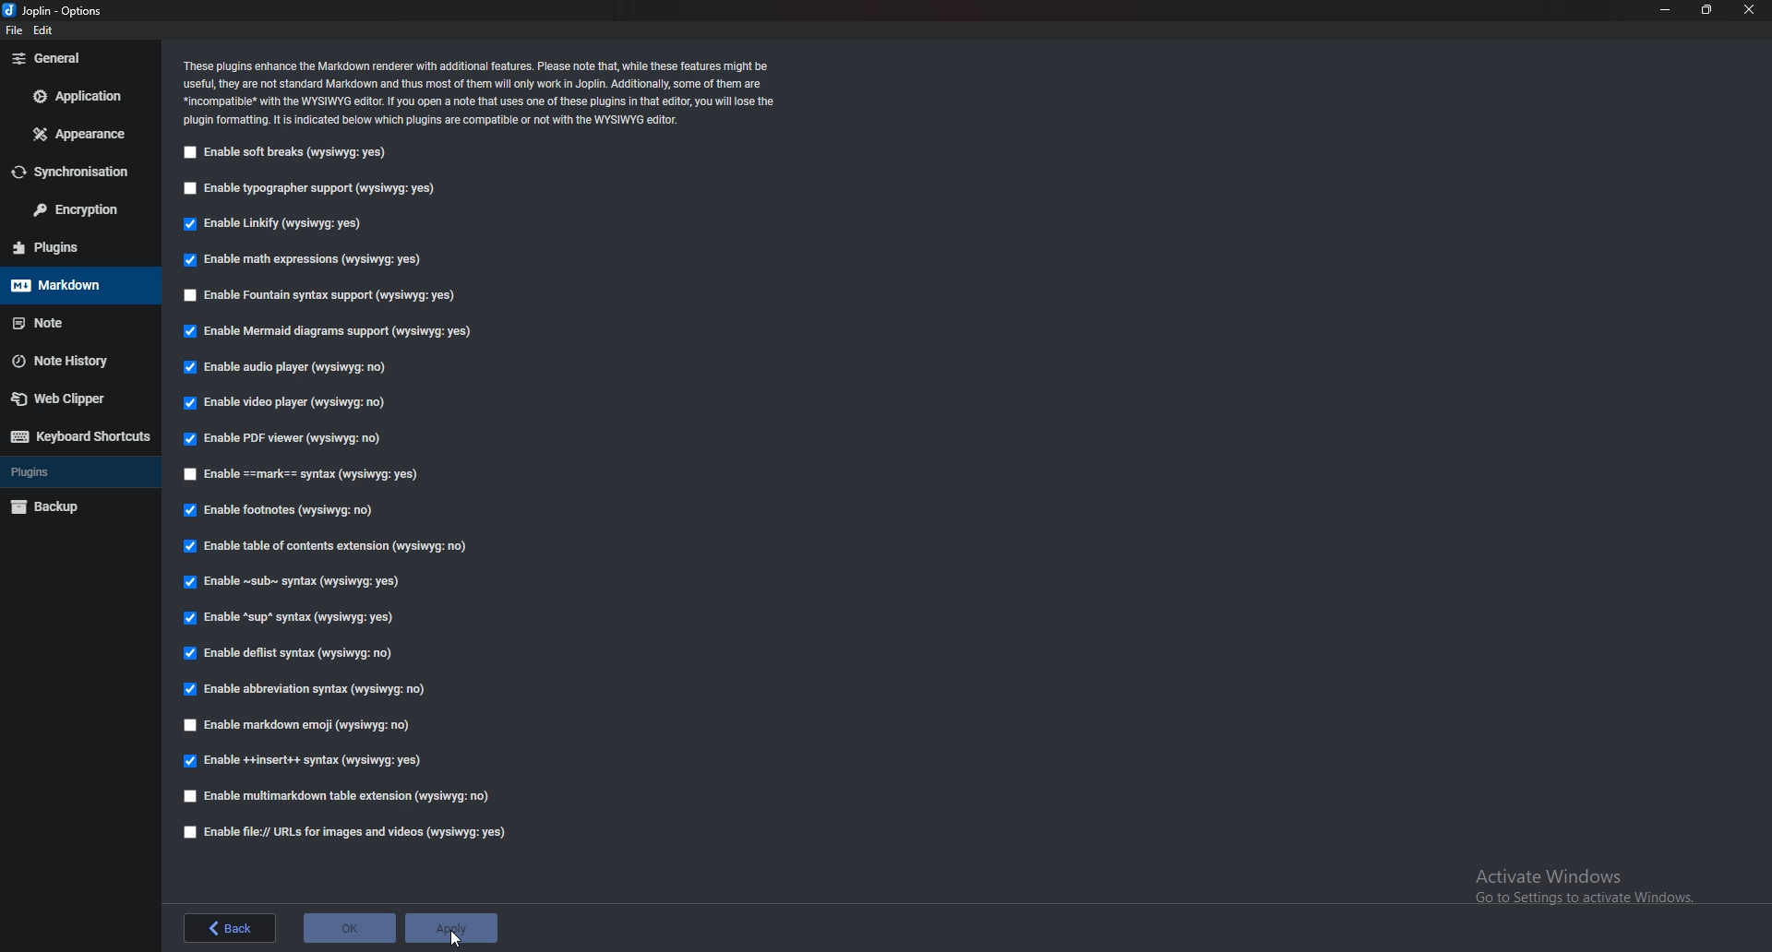 The height and width of the screenshot is (952, 1772). I want to click on cursor, so click(456, 935).